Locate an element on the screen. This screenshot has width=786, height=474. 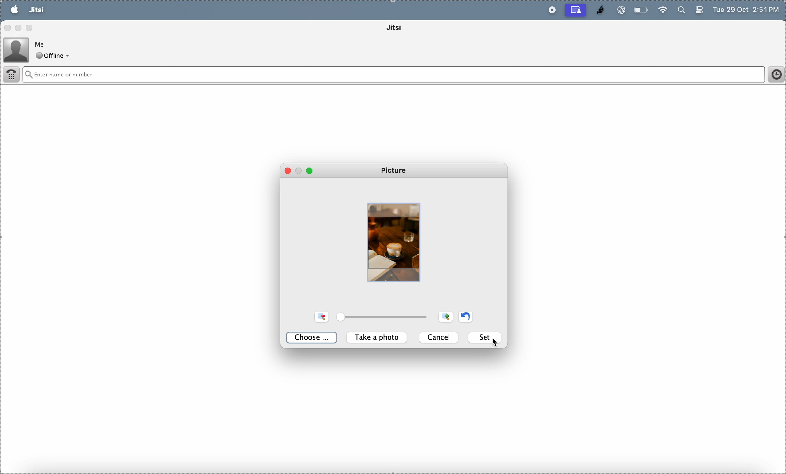
search is located at coordinates (680, 11).